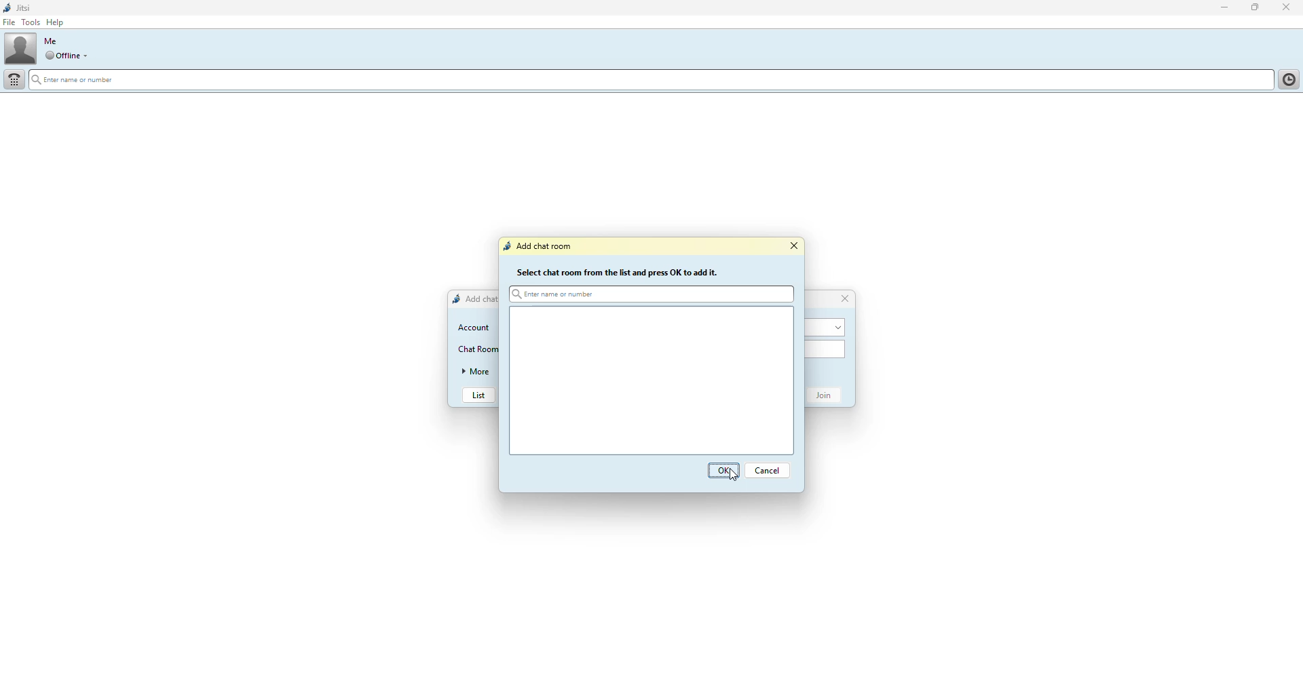 The image size is (1303, 700). Describe the element at coordinates (789, 244) in the screenshot. I see `close` at that location.